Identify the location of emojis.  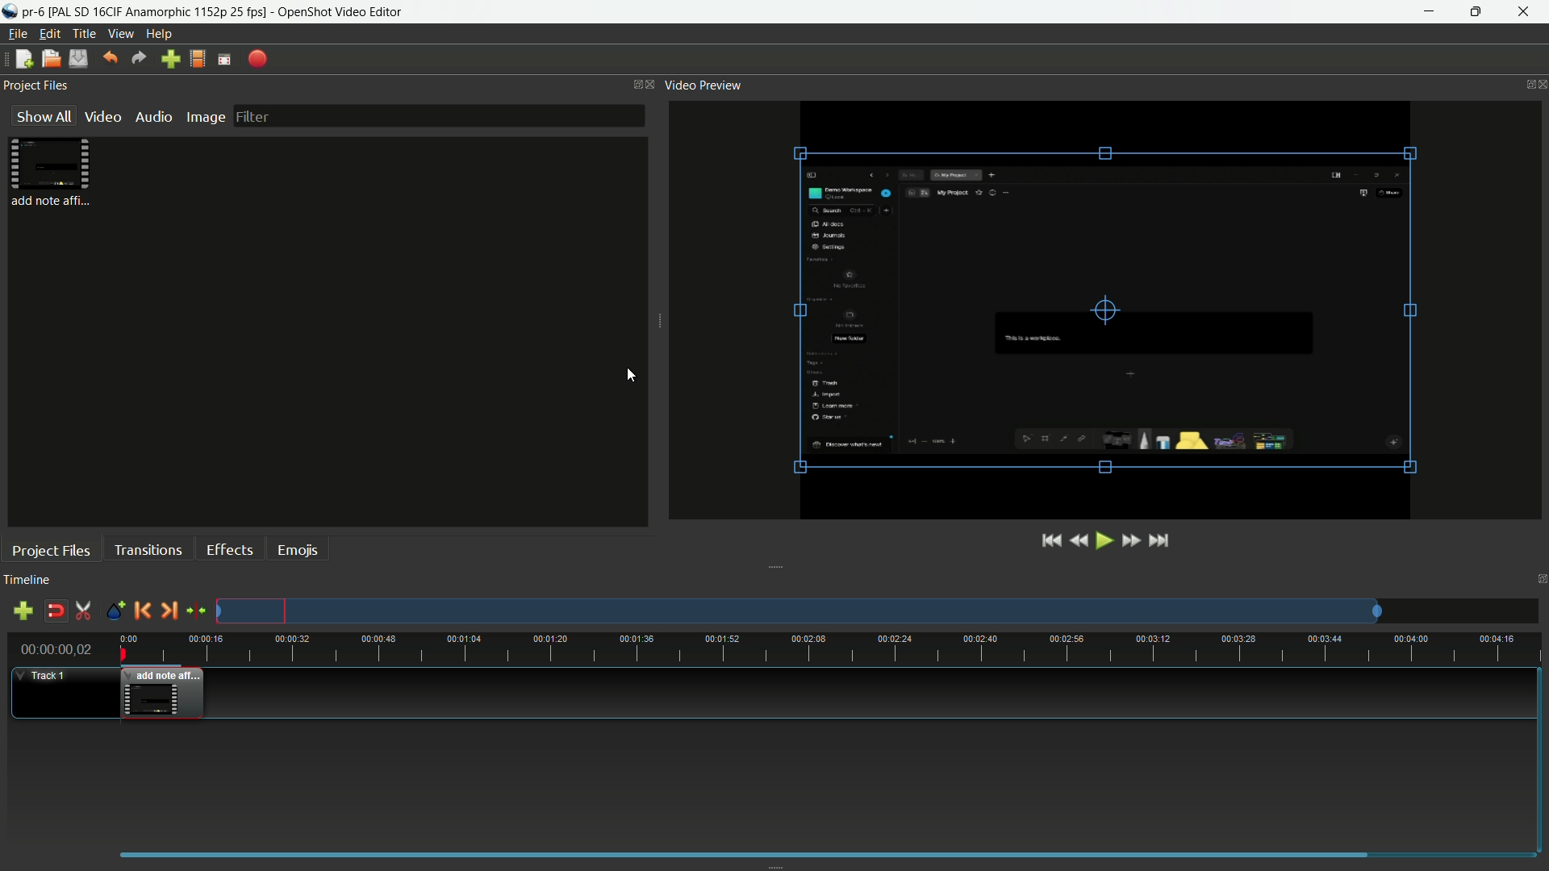
(298, 551).